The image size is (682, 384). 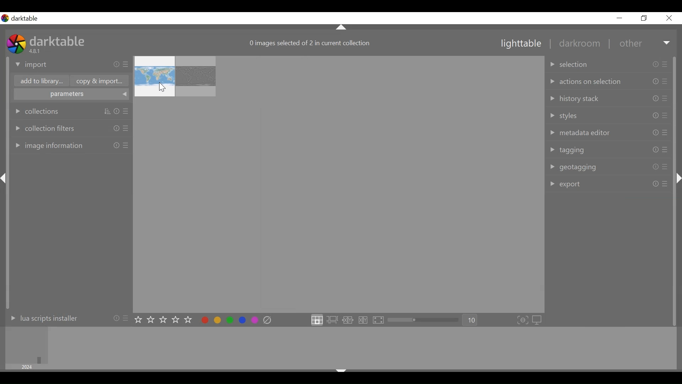 What do you see at coordinates (619, 18) in the screenshot?
I see `minimize` at bounding box center [619, 18].